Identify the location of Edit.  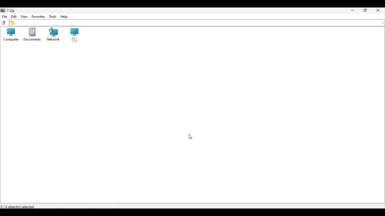
(14, 17).